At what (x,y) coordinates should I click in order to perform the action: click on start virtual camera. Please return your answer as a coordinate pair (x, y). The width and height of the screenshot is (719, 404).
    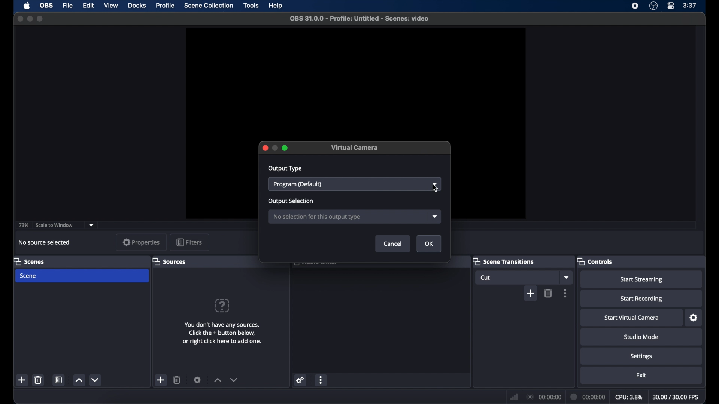
    Looking at the image, I should click on (632, 318).